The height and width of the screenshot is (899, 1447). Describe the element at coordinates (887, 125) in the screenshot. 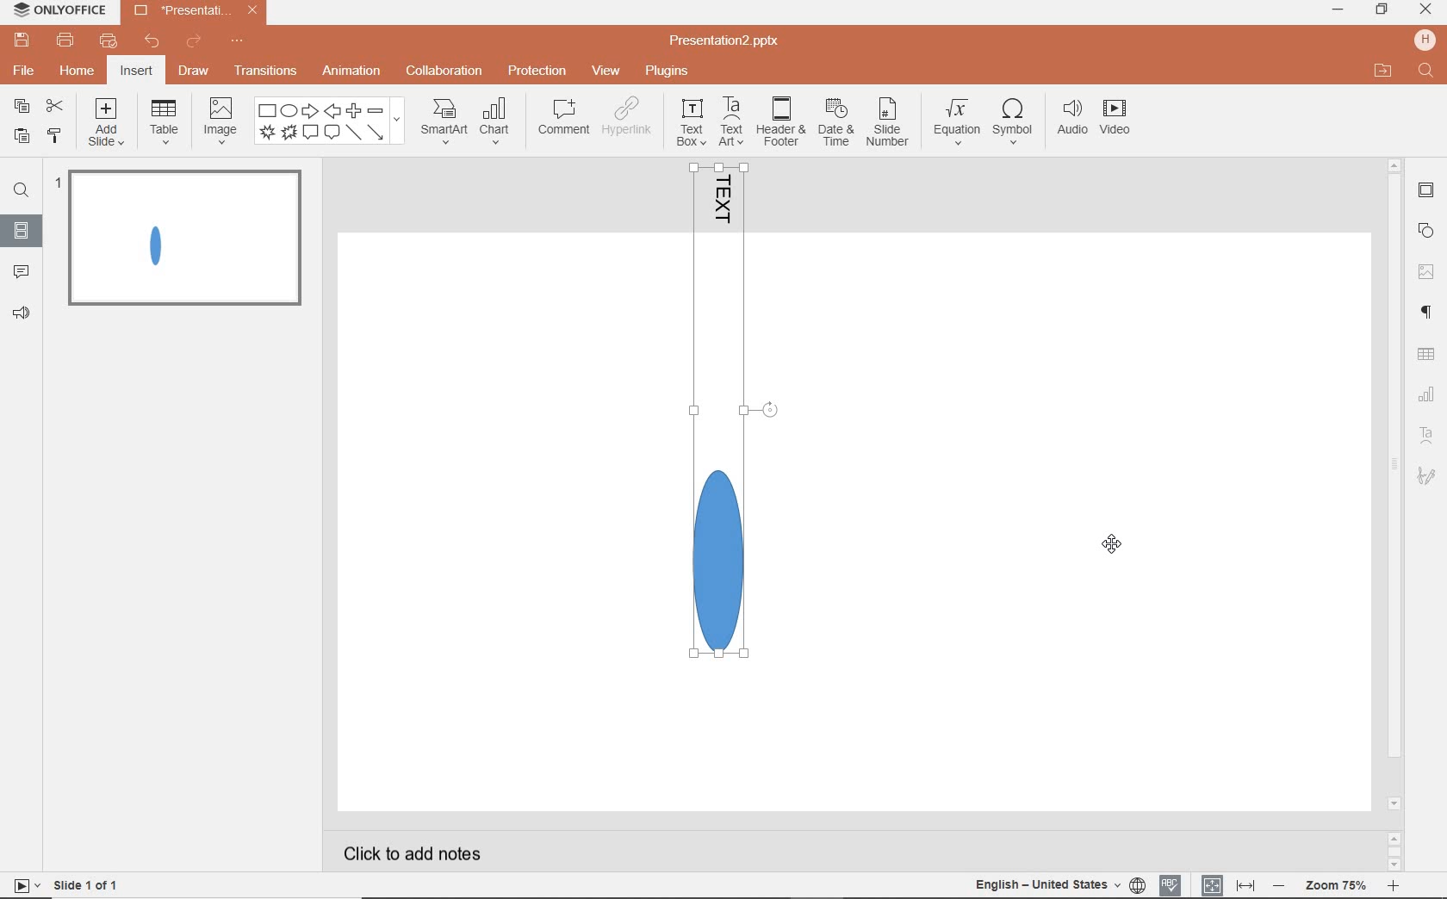

I see `slide number` at that location.